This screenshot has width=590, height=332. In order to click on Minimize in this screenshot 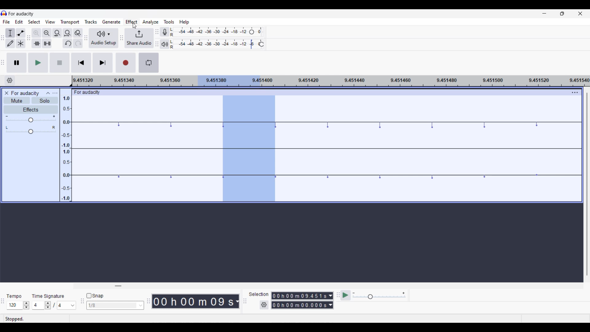, I will do `click(544, 13)`.